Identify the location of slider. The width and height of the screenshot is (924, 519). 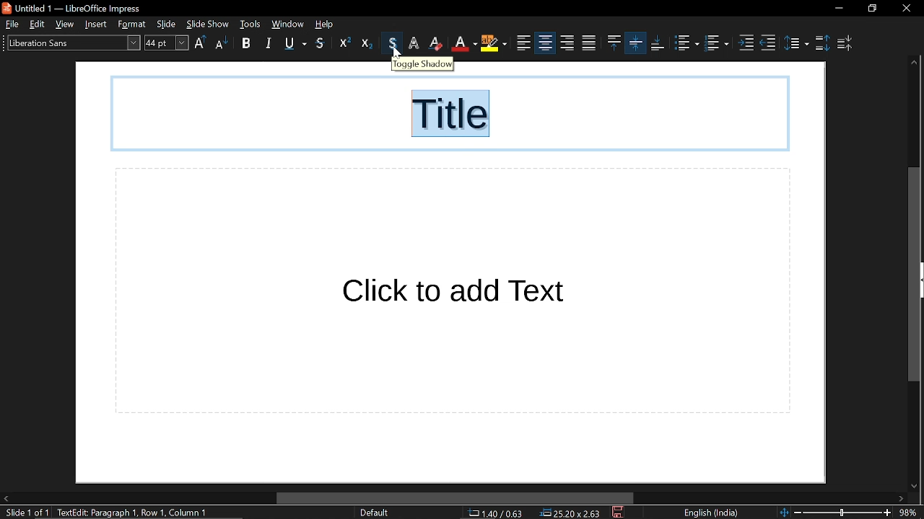
(843, 511).